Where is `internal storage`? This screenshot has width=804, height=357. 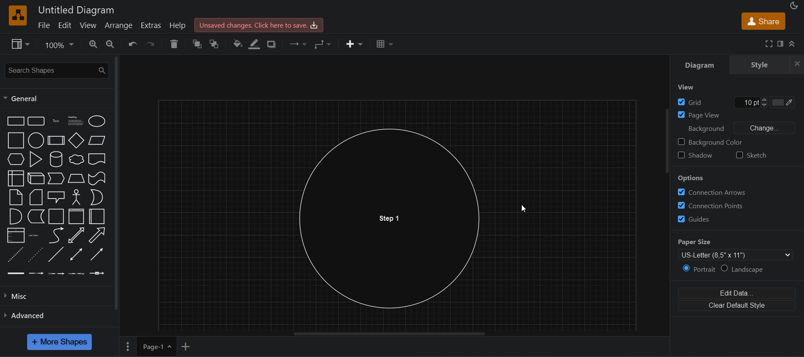
internal storage is located at coordinates (13, 178).